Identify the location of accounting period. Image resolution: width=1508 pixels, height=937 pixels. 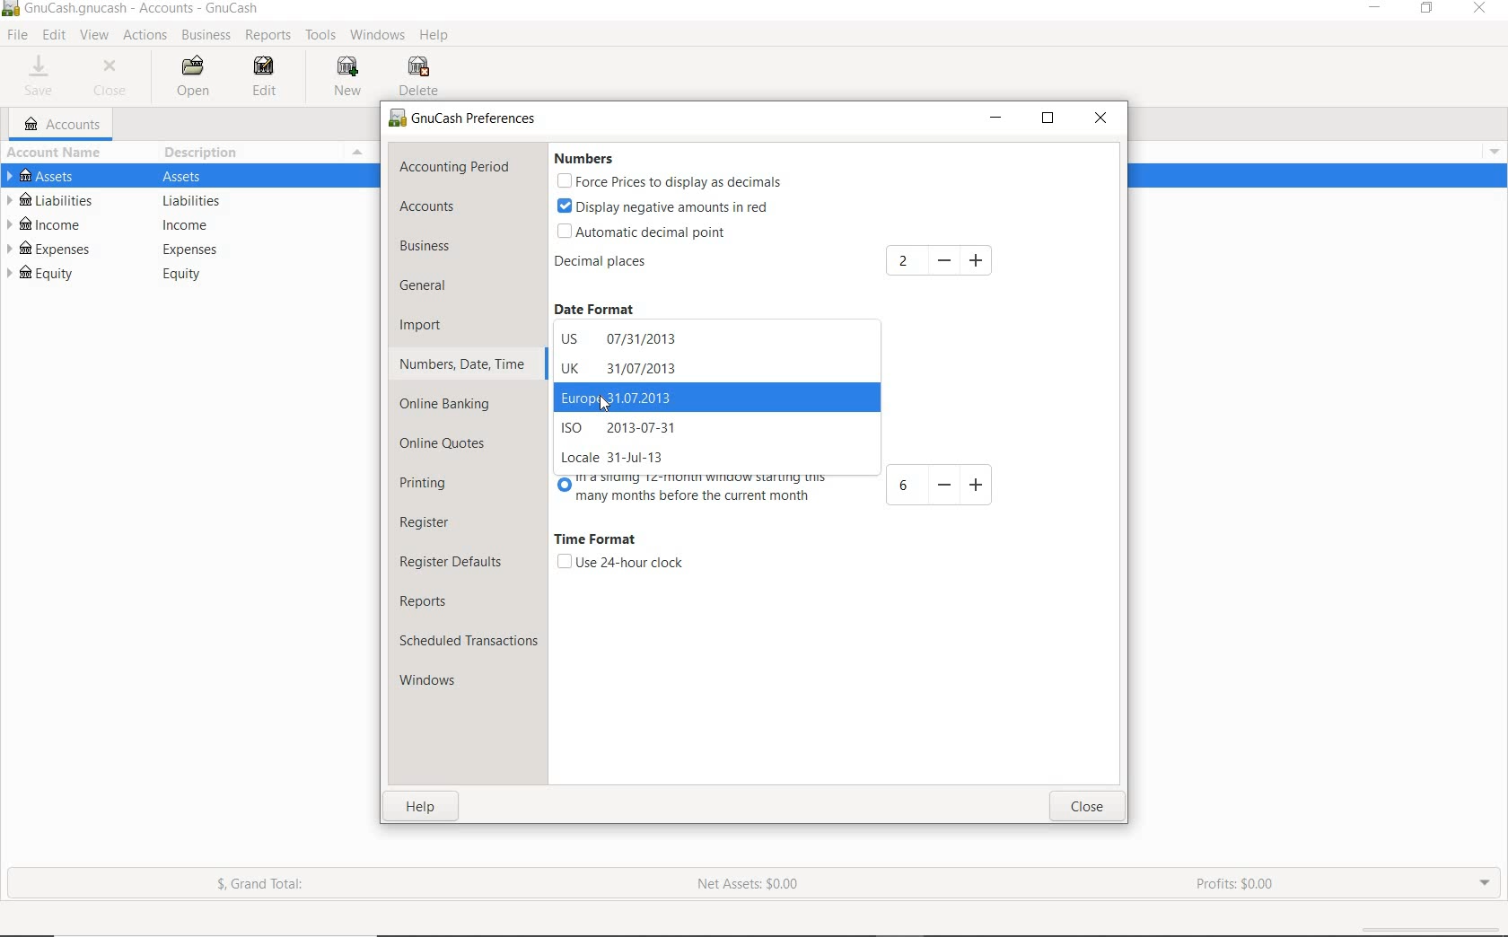
(454, 168).